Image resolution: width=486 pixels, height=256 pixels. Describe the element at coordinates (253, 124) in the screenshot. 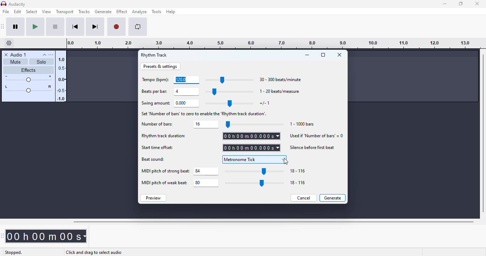

I see `slider` at that location.